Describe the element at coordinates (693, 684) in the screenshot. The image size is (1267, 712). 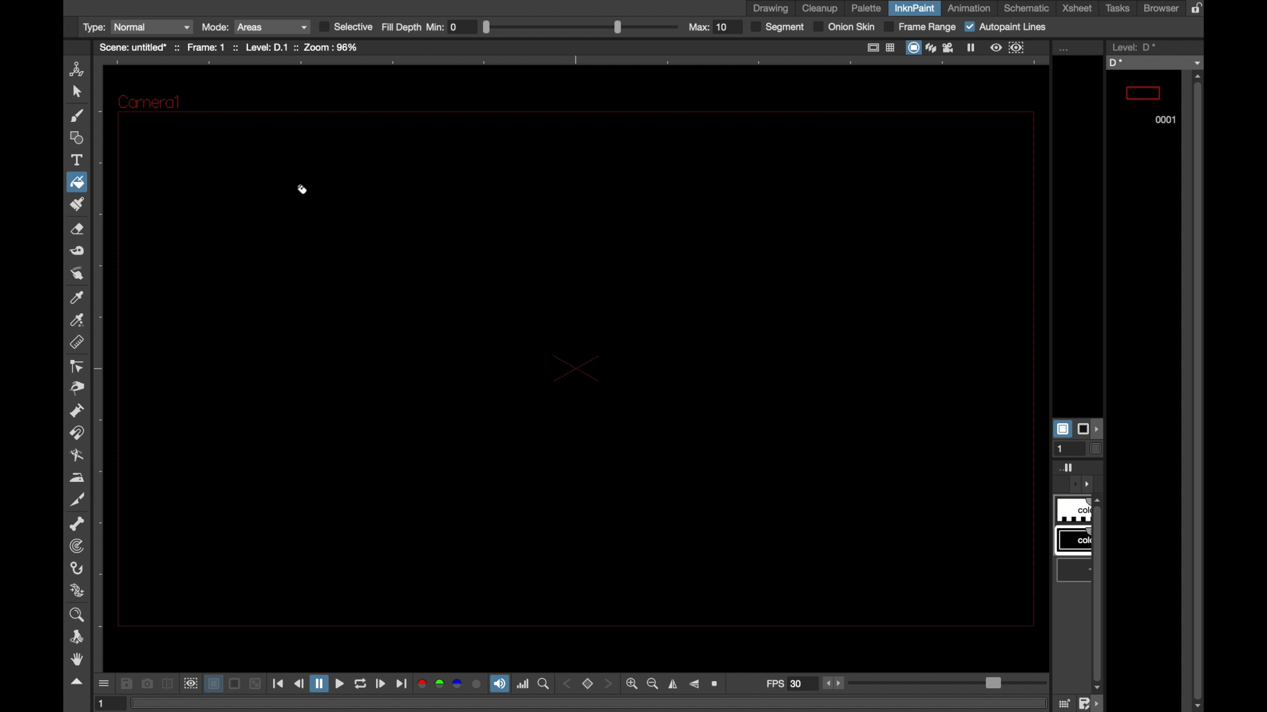
I see `flip vertically` at that location.